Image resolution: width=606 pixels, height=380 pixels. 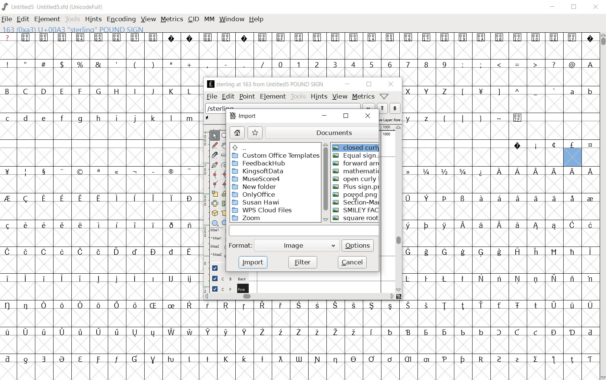 What do you see at coordinates (226, 64) in the screenshot?
I see `-` at bounding box center [226, 64].